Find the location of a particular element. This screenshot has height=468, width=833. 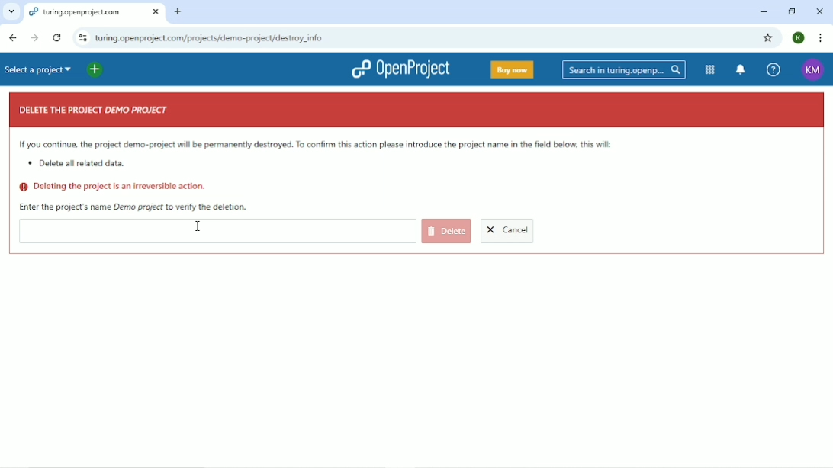

OpenProject is located at coordinates (400, 69).